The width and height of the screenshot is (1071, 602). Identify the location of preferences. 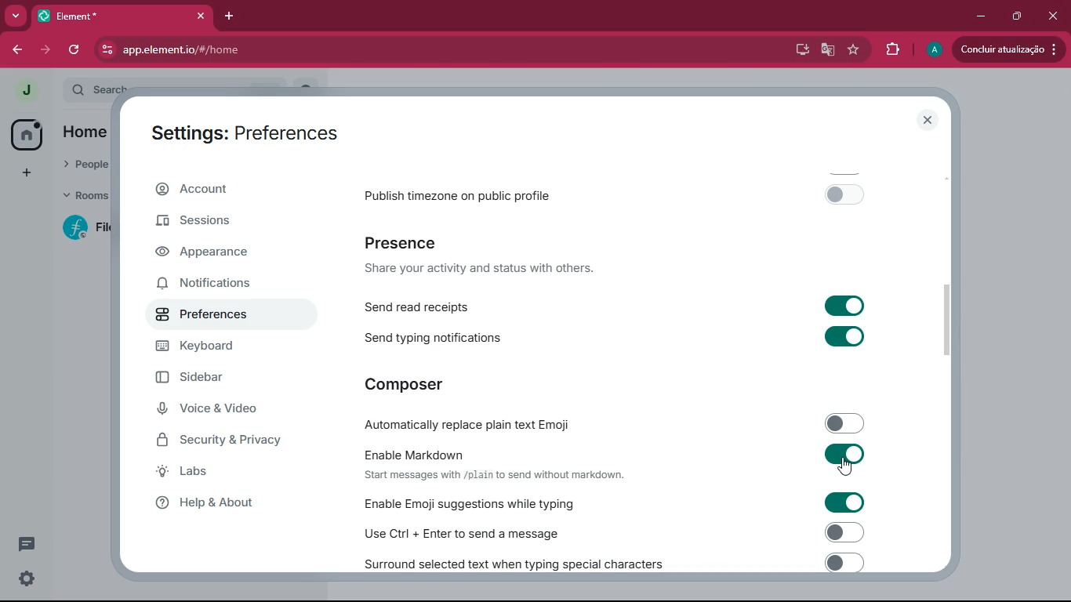
(214, 321).